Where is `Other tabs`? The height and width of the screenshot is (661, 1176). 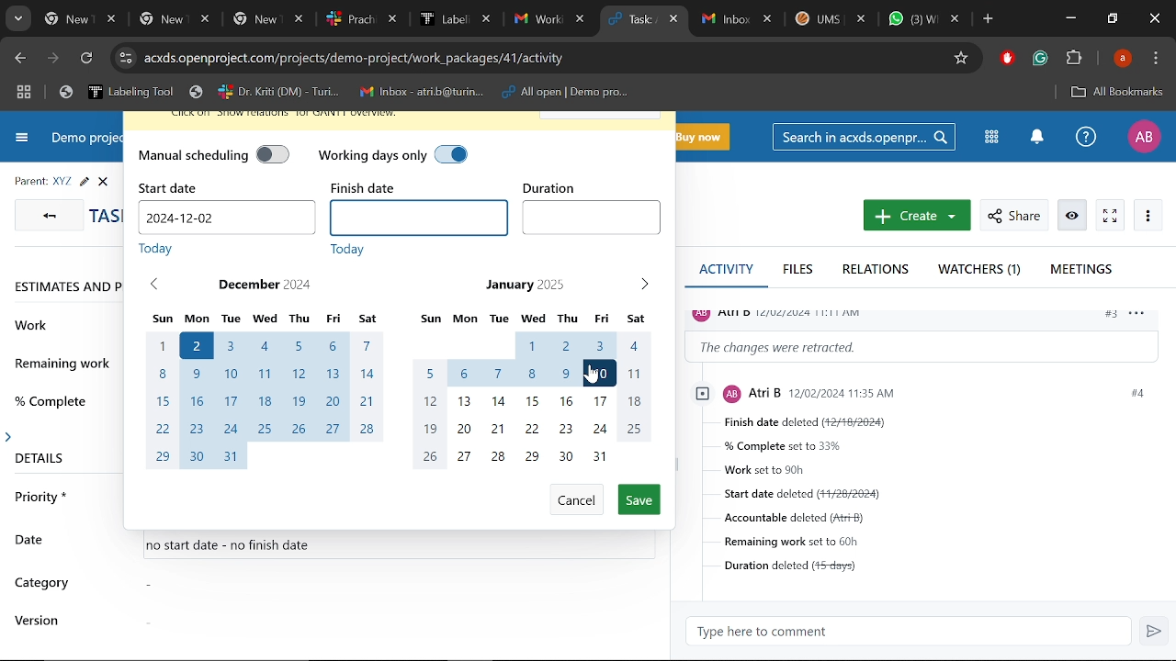 Other tabs is located at coordinates (316, 19).